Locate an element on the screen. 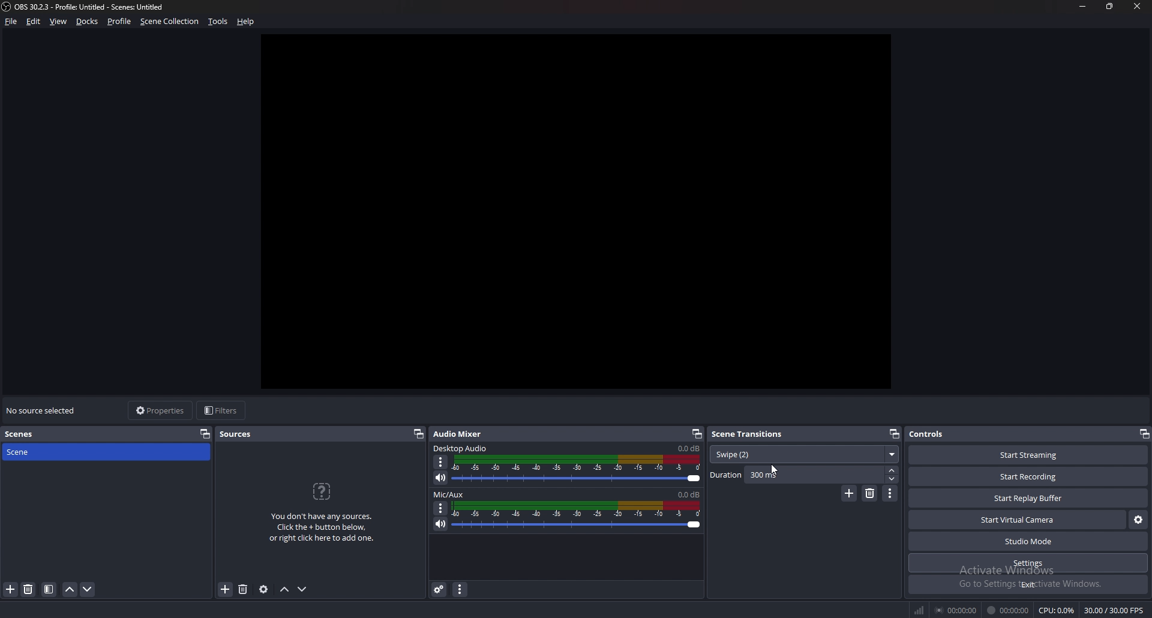  resize is located at coordinates (1111, 6).